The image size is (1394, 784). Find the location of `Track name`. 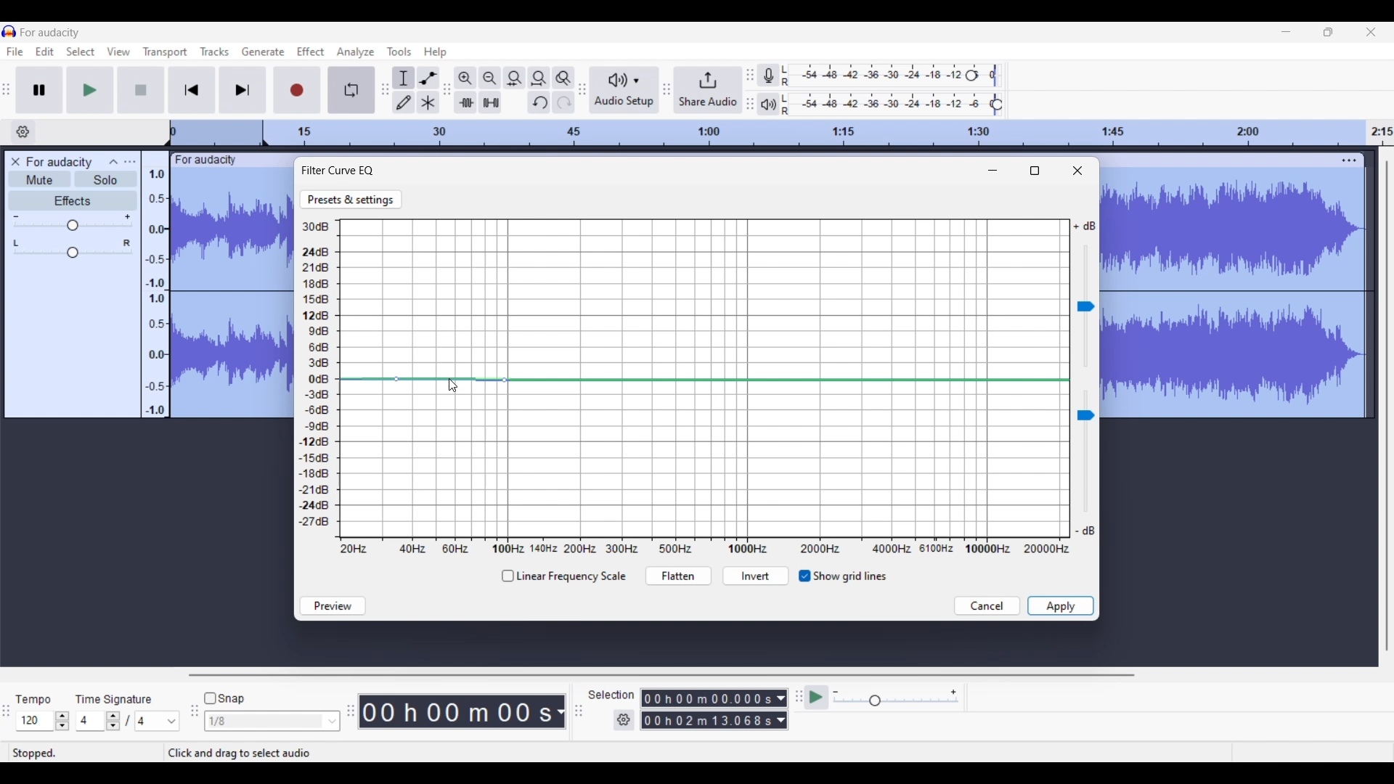

Track name is located at coordinates (206, 160).